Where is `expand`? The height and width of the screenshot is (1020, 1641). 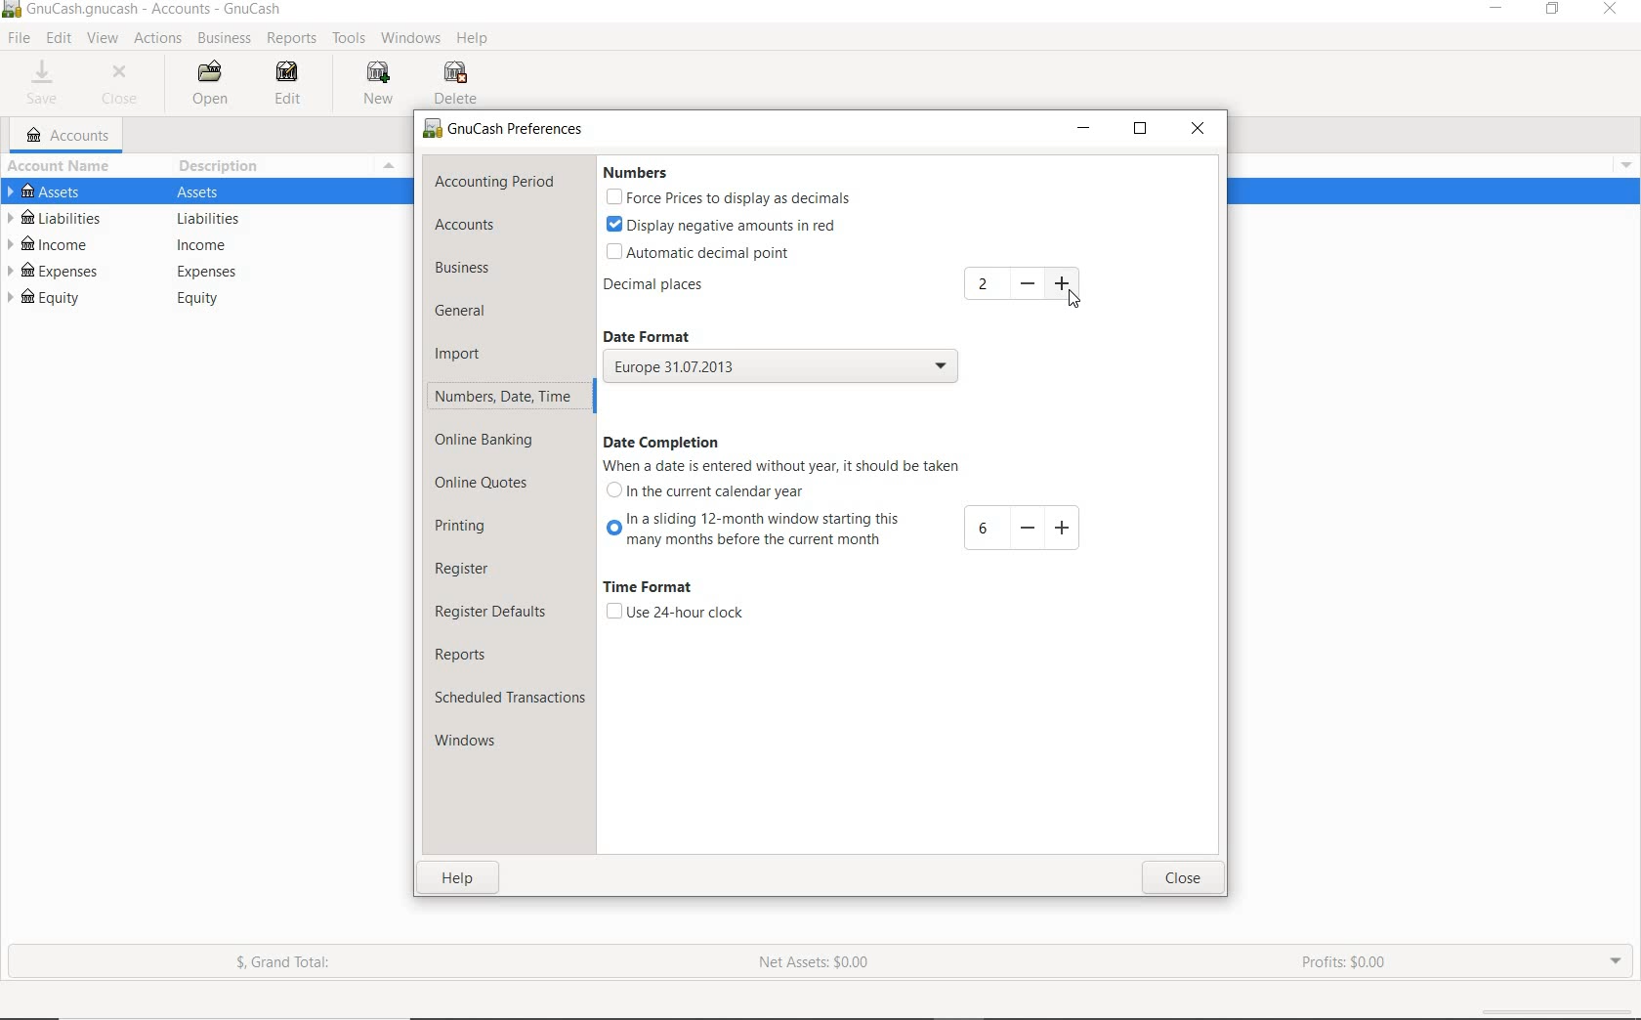 expand is located at coordinates (1623, 162).